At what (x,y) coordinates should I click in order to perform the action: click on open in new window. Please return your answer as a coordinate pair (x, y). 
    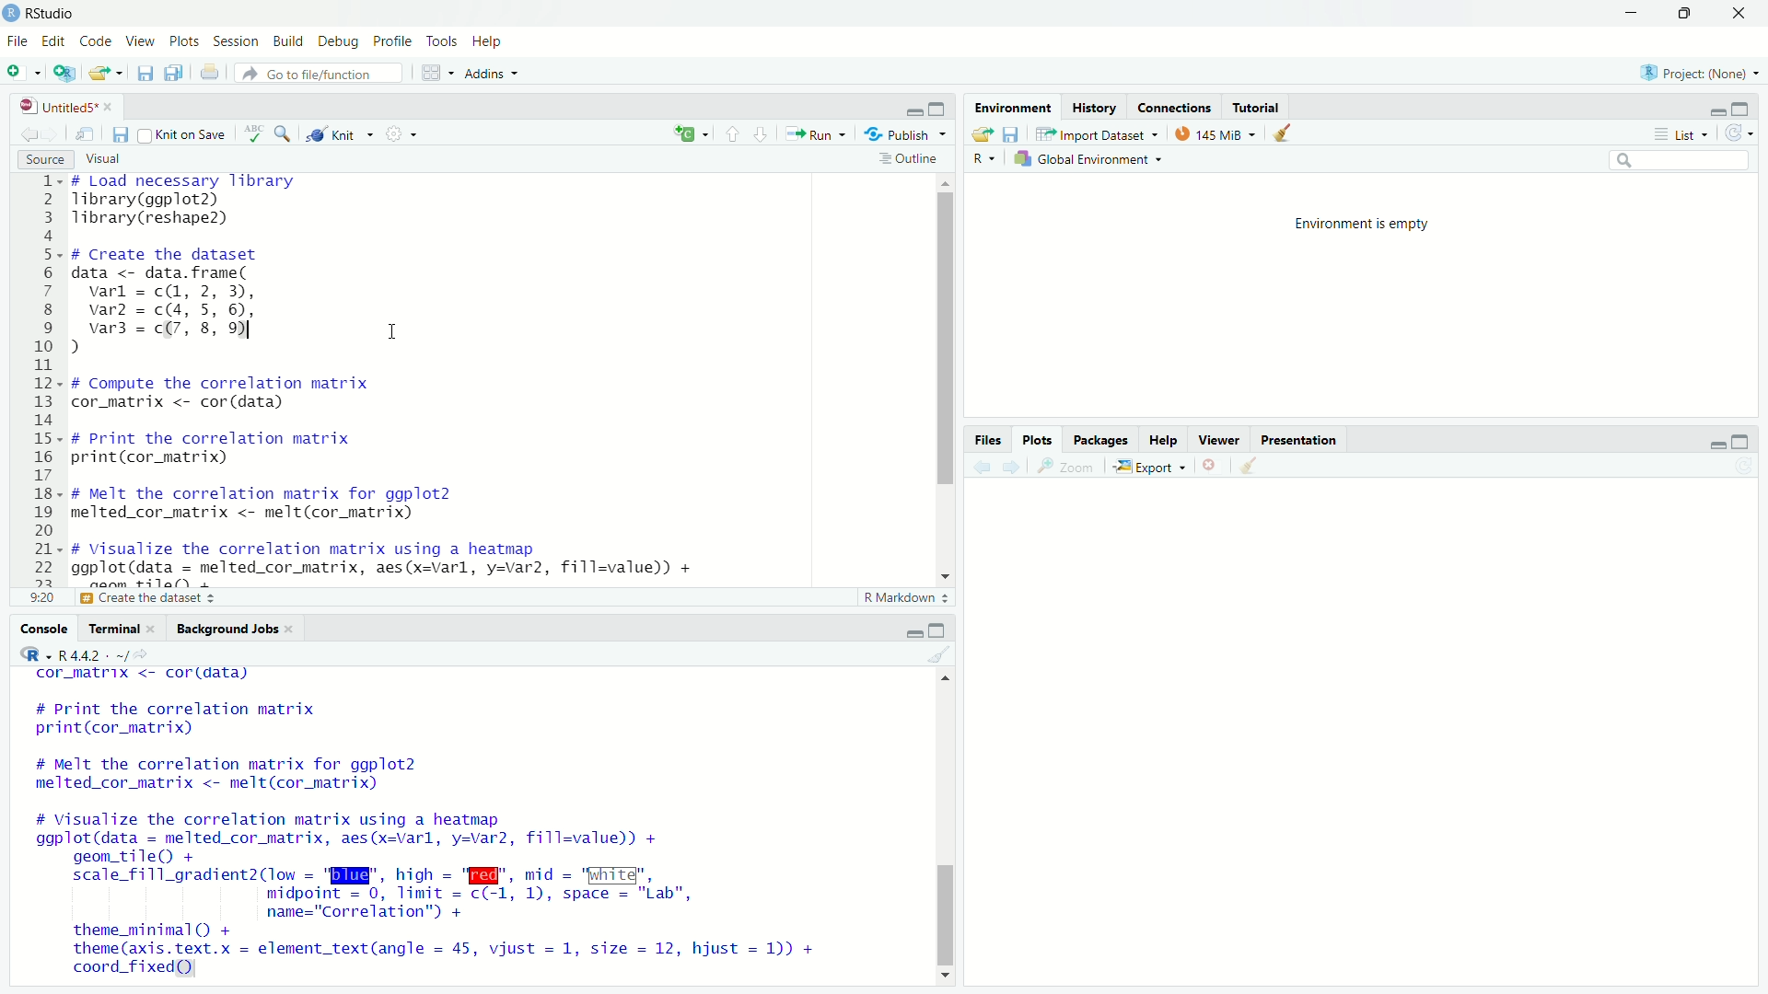
    Looking at the image, I should click on (90, 135).